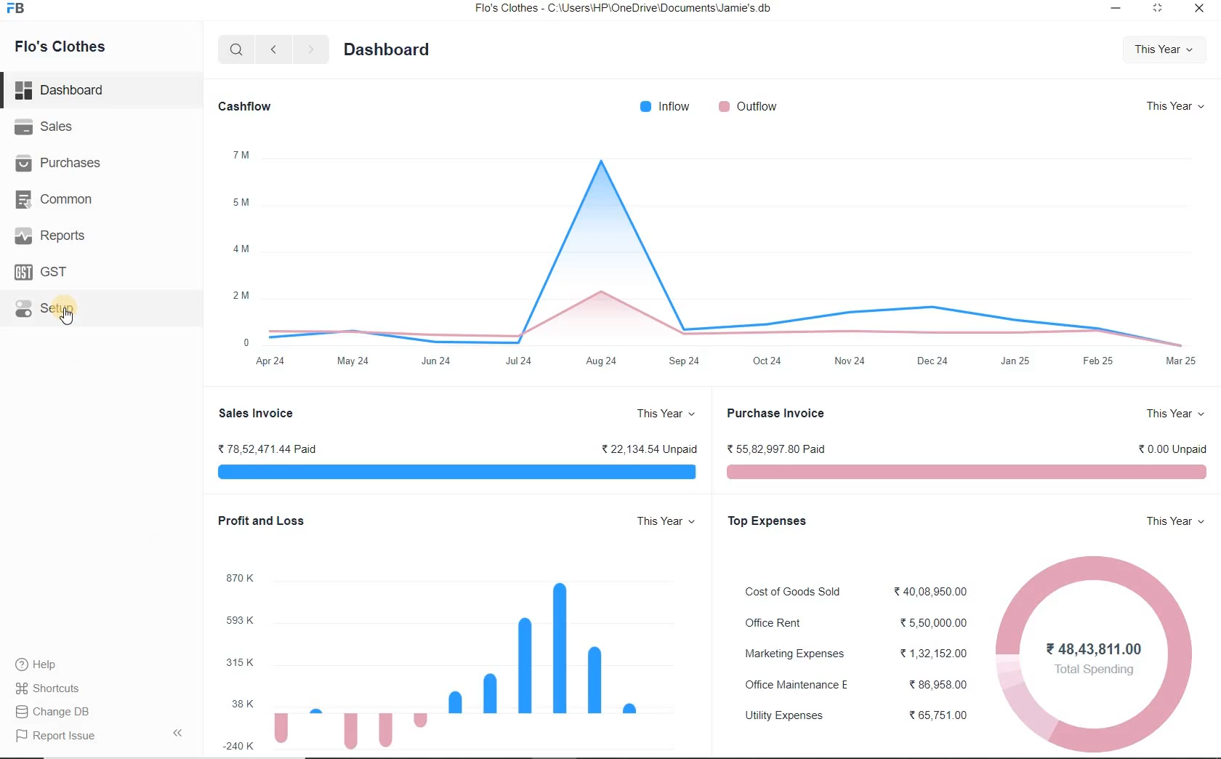 The width and height of the screenshot is (1221, 759). I want to click on Frappe Books logo, so click(19, 10).